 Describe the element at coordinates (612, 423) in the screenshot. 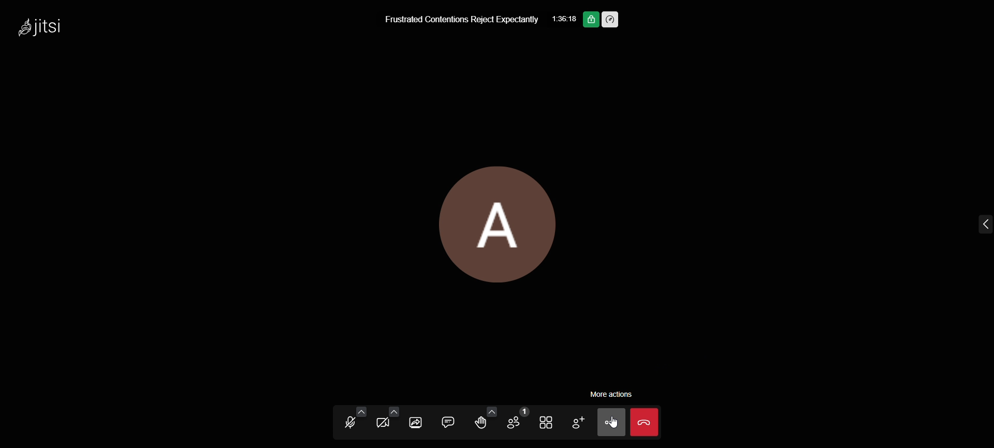

I see `more action` at that location.